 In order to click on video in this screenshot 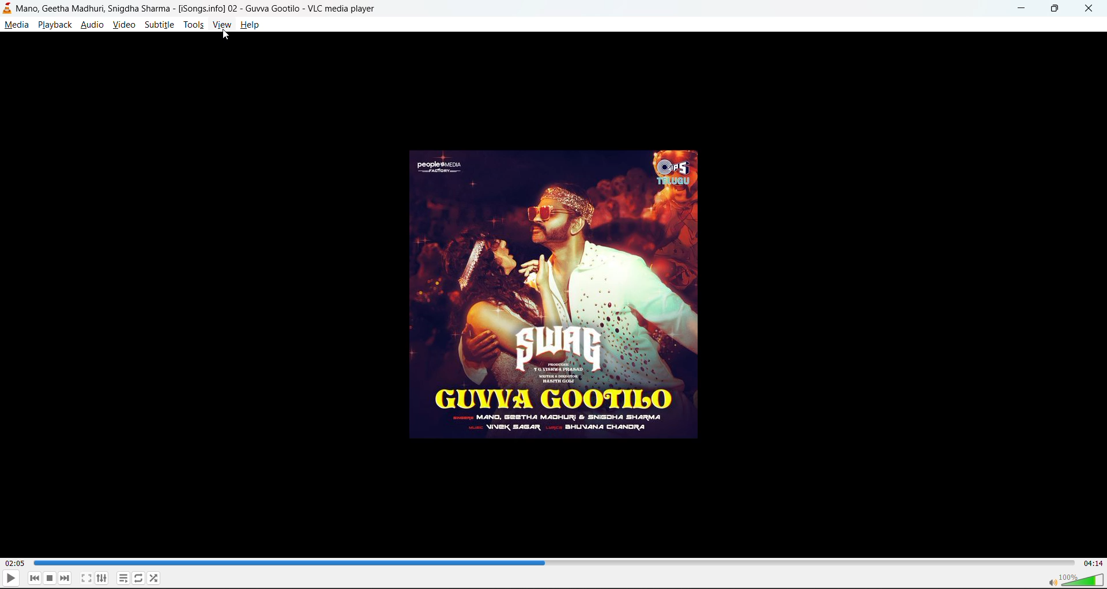, I will do `click(123, 24)`.